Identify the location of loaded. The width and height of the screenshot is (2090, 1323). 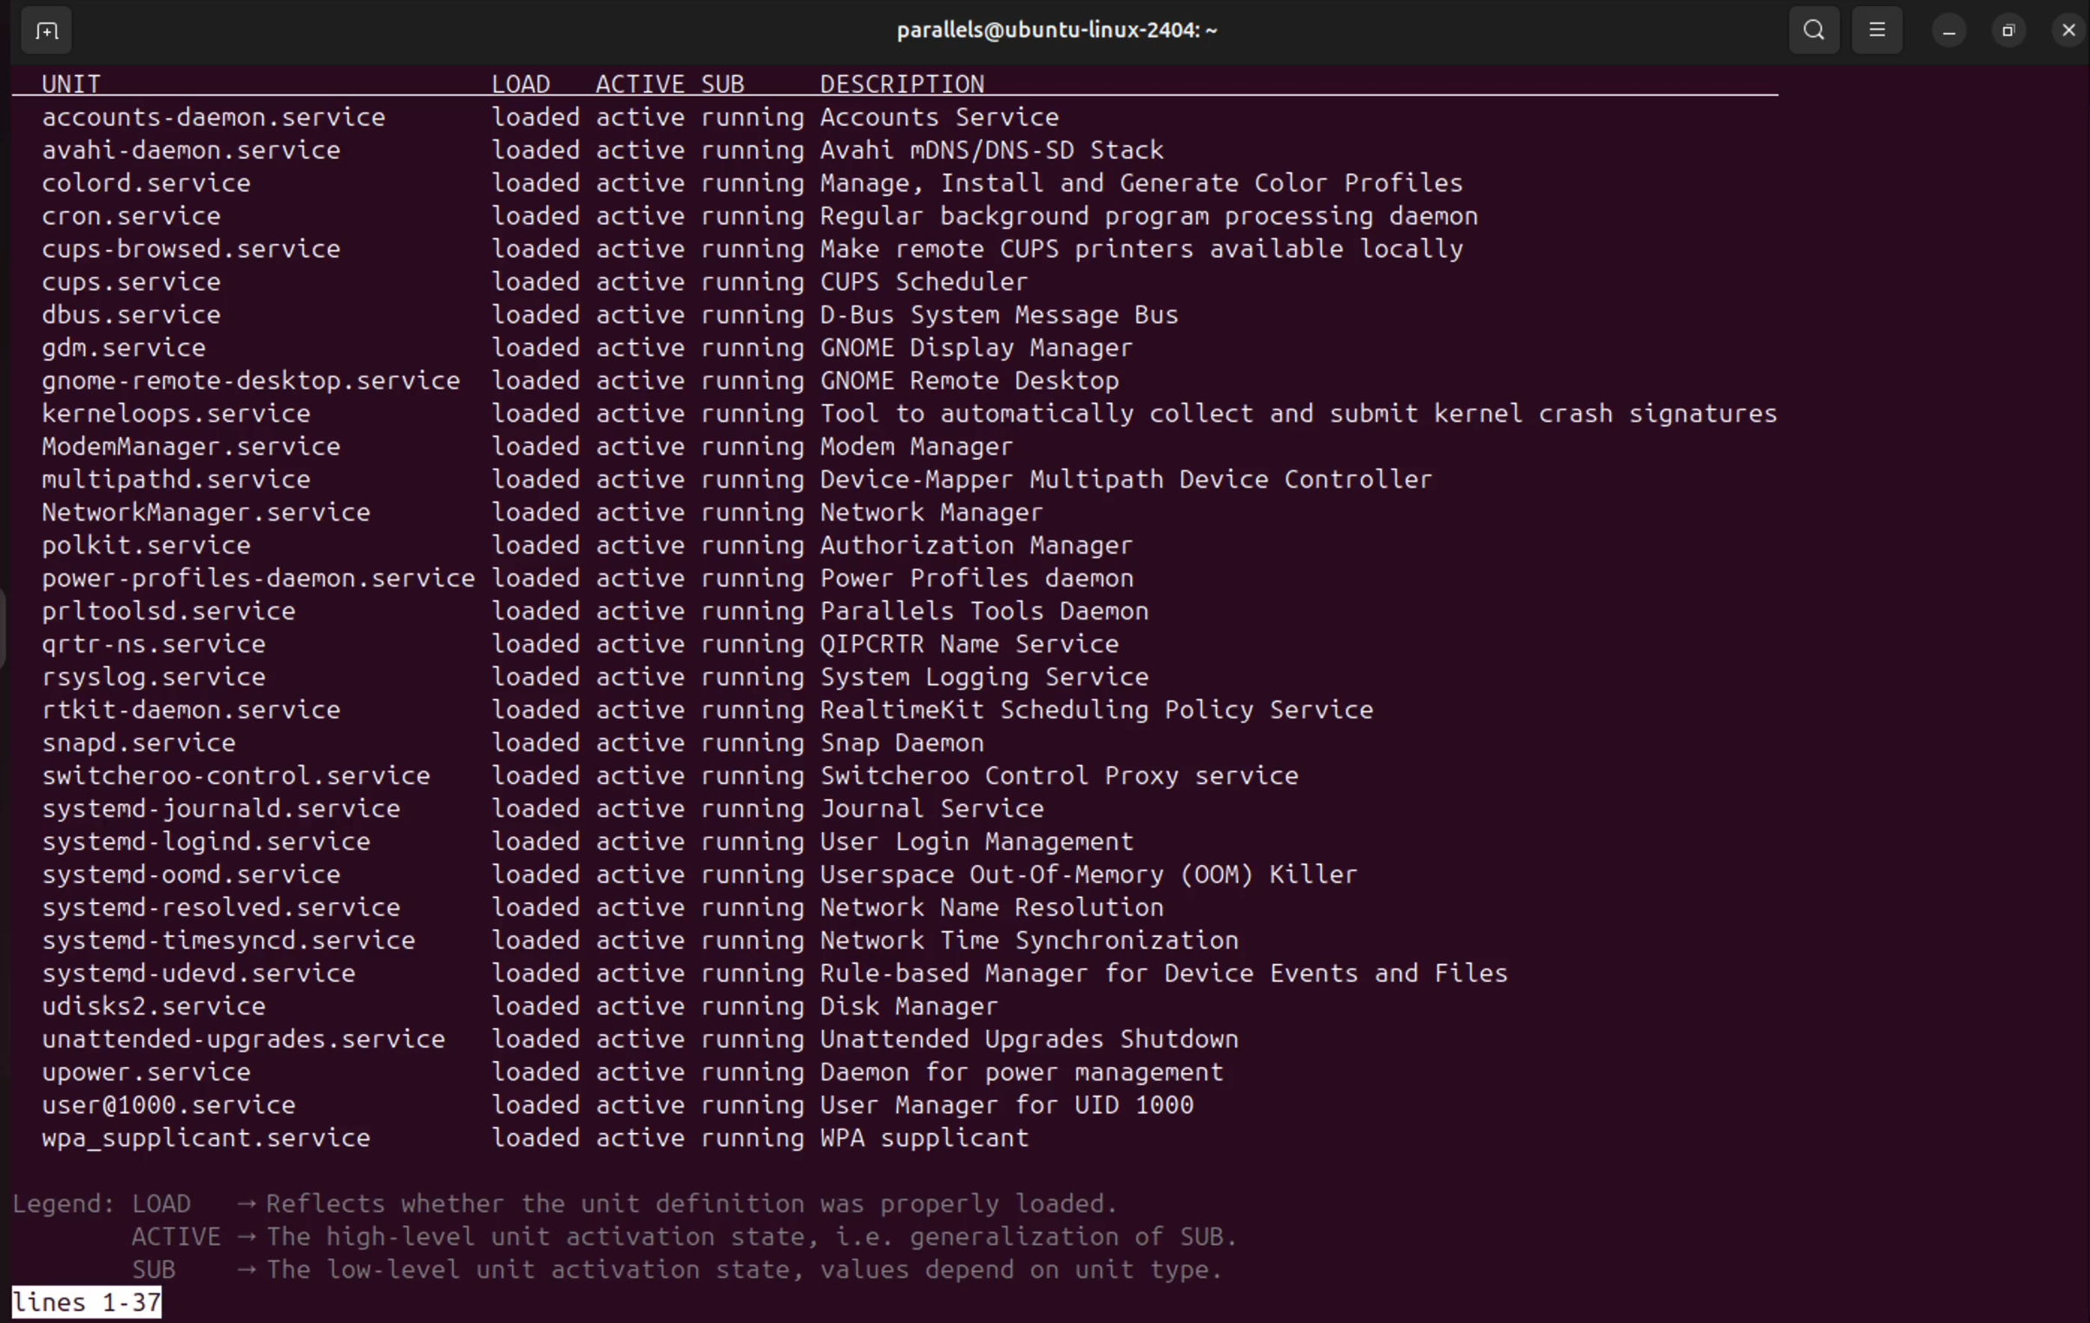
(540, 548).